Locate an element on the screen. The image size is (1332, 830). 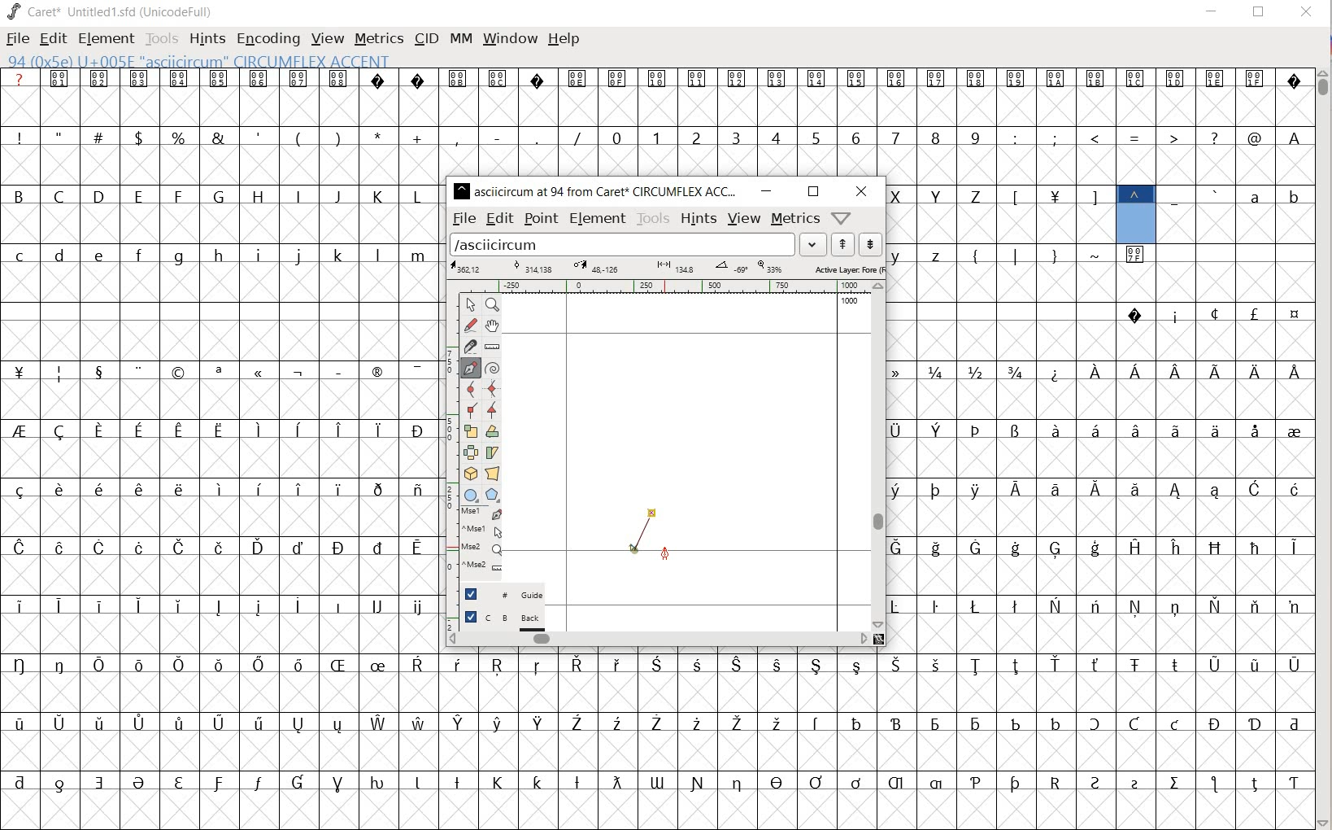
mse1 mse1 mse2 mse2 is located at coordinates (476, 540).